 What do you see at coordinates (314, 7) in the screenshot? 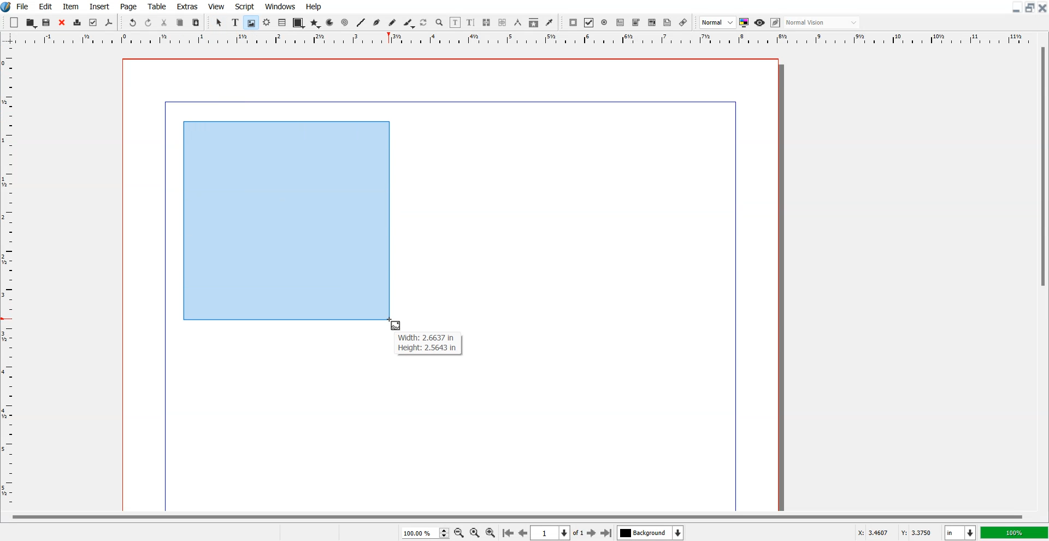
I see `Help` at bounding box center [314, 7].